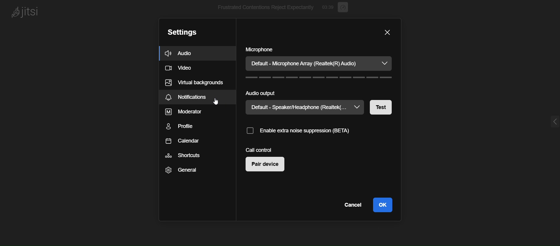  Describe the element at coordinates (189, 143) in the screenshot. I see `calendar` at that location.